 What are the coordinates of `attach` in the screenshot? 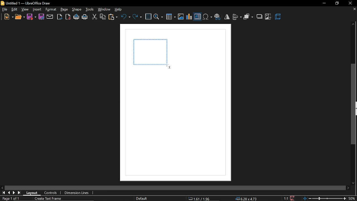 It's located at (50, 17).